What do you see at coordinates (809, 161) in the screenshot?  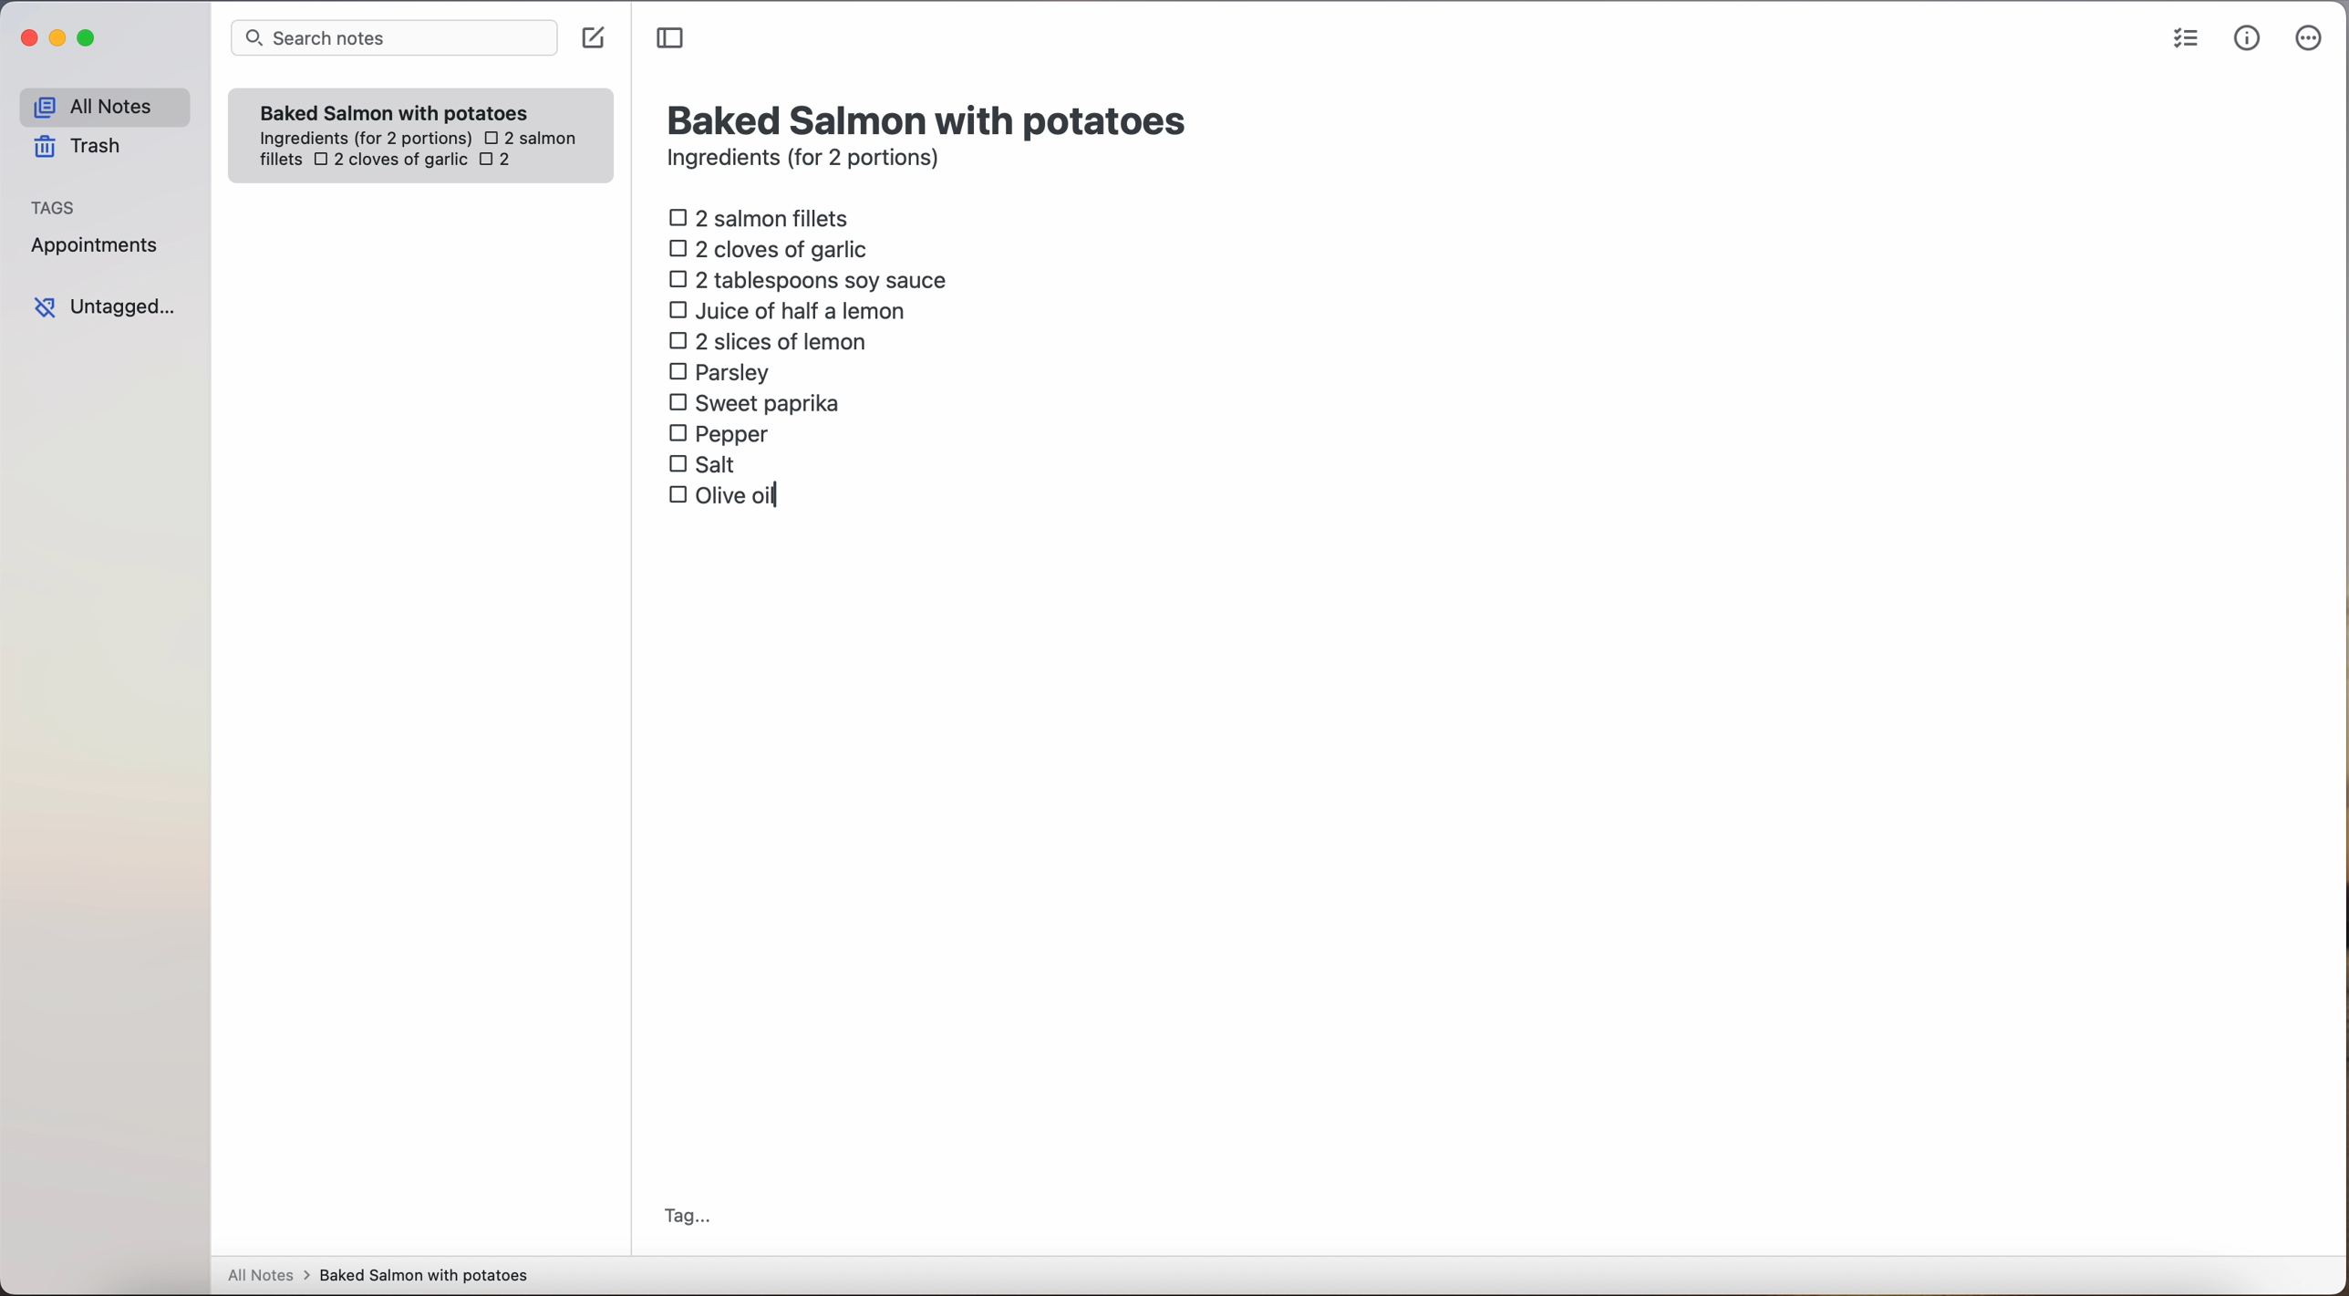 I see `ingredients (for 2 portions)` at bounding box center [809, 161].